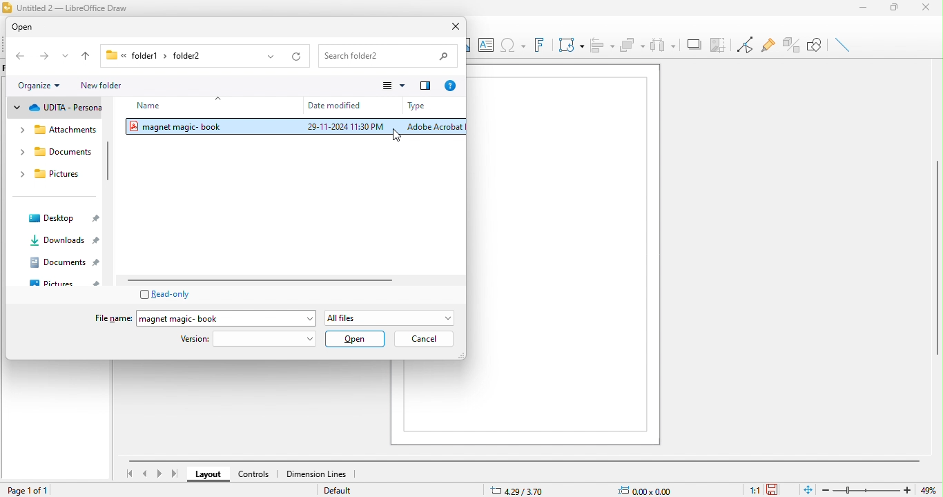  What do you see at coordinates (137, 56) in the screenshot?
I see `folder 1` at bounding box center [137, 56].